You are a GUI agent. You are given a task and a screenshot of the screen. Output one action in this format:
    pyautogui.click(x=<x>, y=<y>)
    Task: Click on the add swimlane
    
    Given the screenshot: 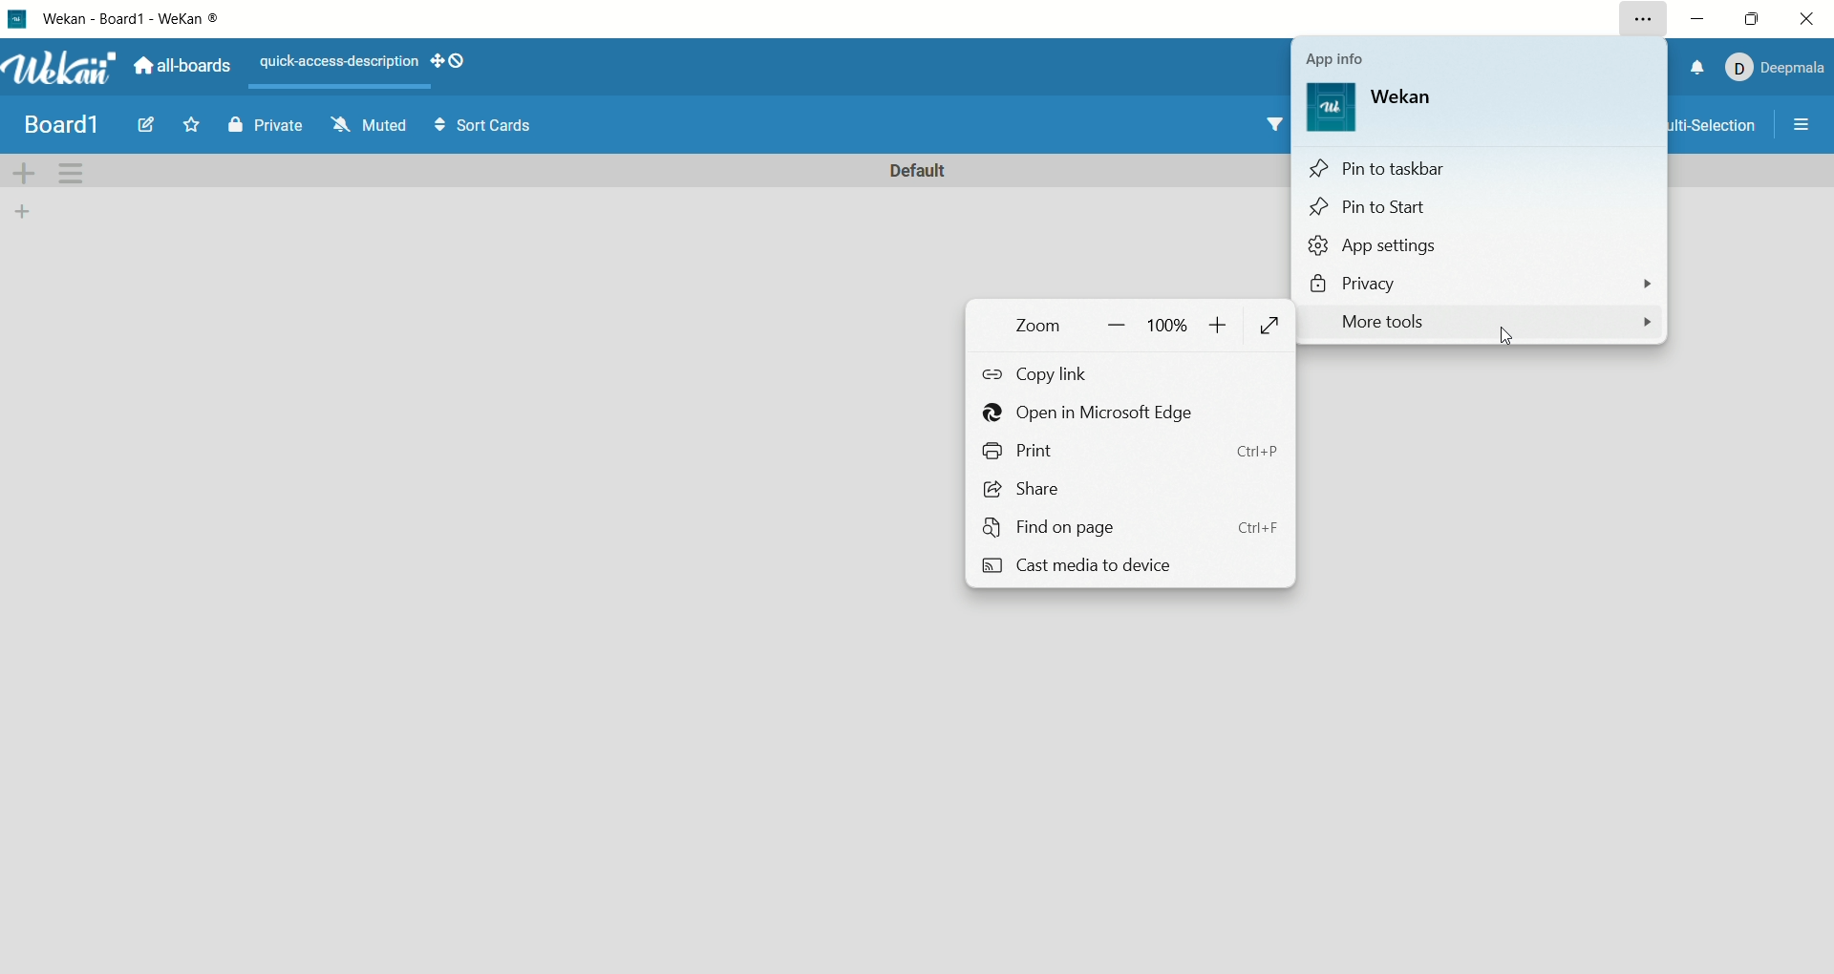 What is the action you would take?
    pyautogui.click(x=26, y=176)
    